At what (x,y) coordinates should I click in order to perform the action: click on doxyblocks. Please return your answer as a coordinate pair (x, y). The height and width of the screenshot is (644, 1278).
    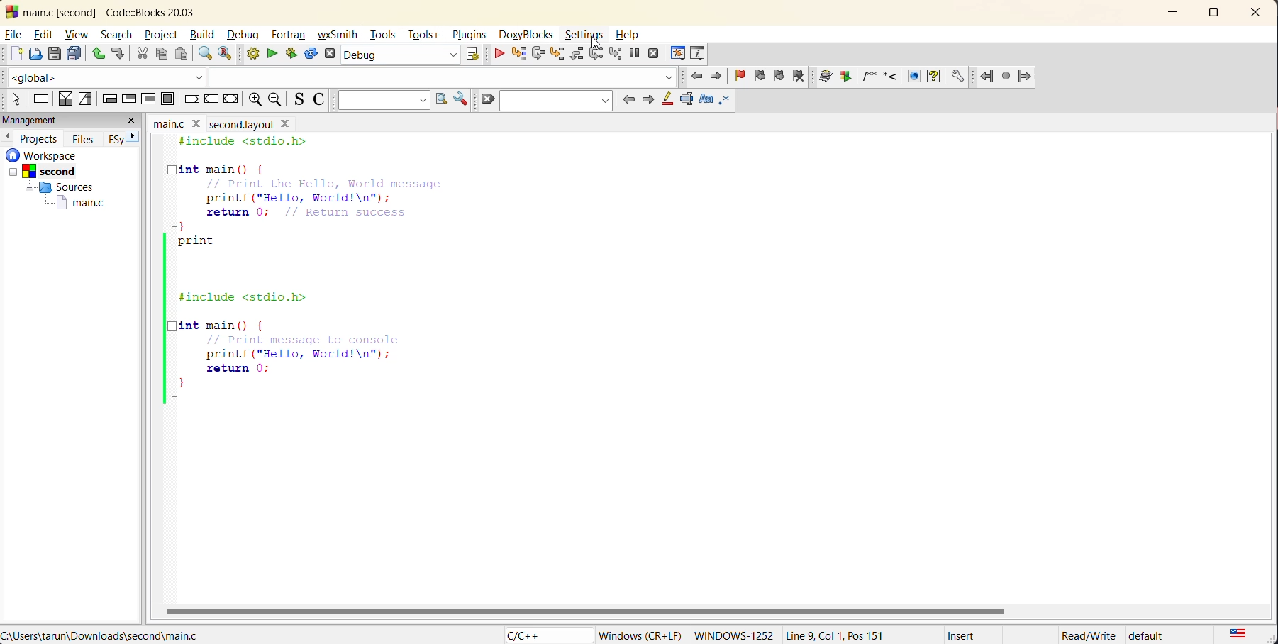
    Looking at the image, I should click on (527, 34).